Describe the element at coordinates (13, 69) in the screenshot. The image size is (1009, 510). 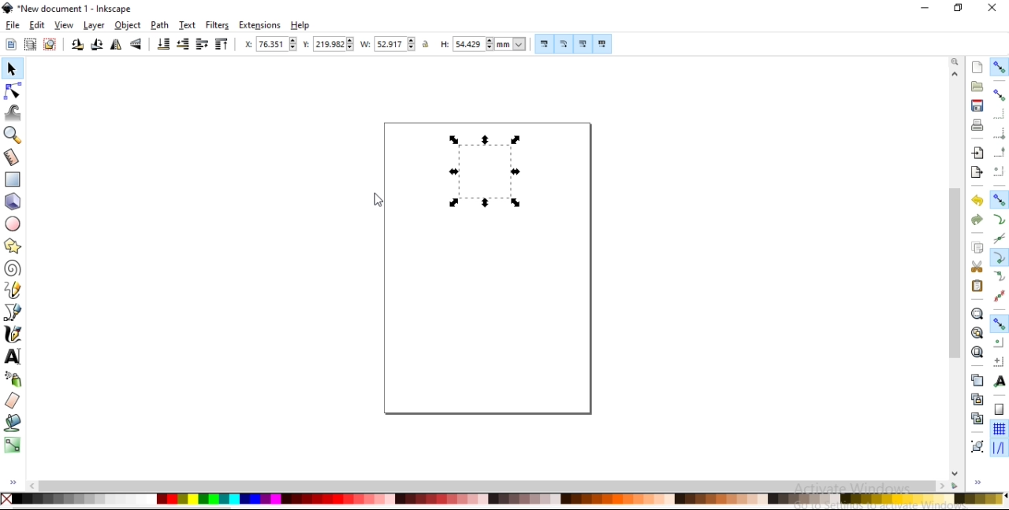
I see `select and transform objects` at that location.